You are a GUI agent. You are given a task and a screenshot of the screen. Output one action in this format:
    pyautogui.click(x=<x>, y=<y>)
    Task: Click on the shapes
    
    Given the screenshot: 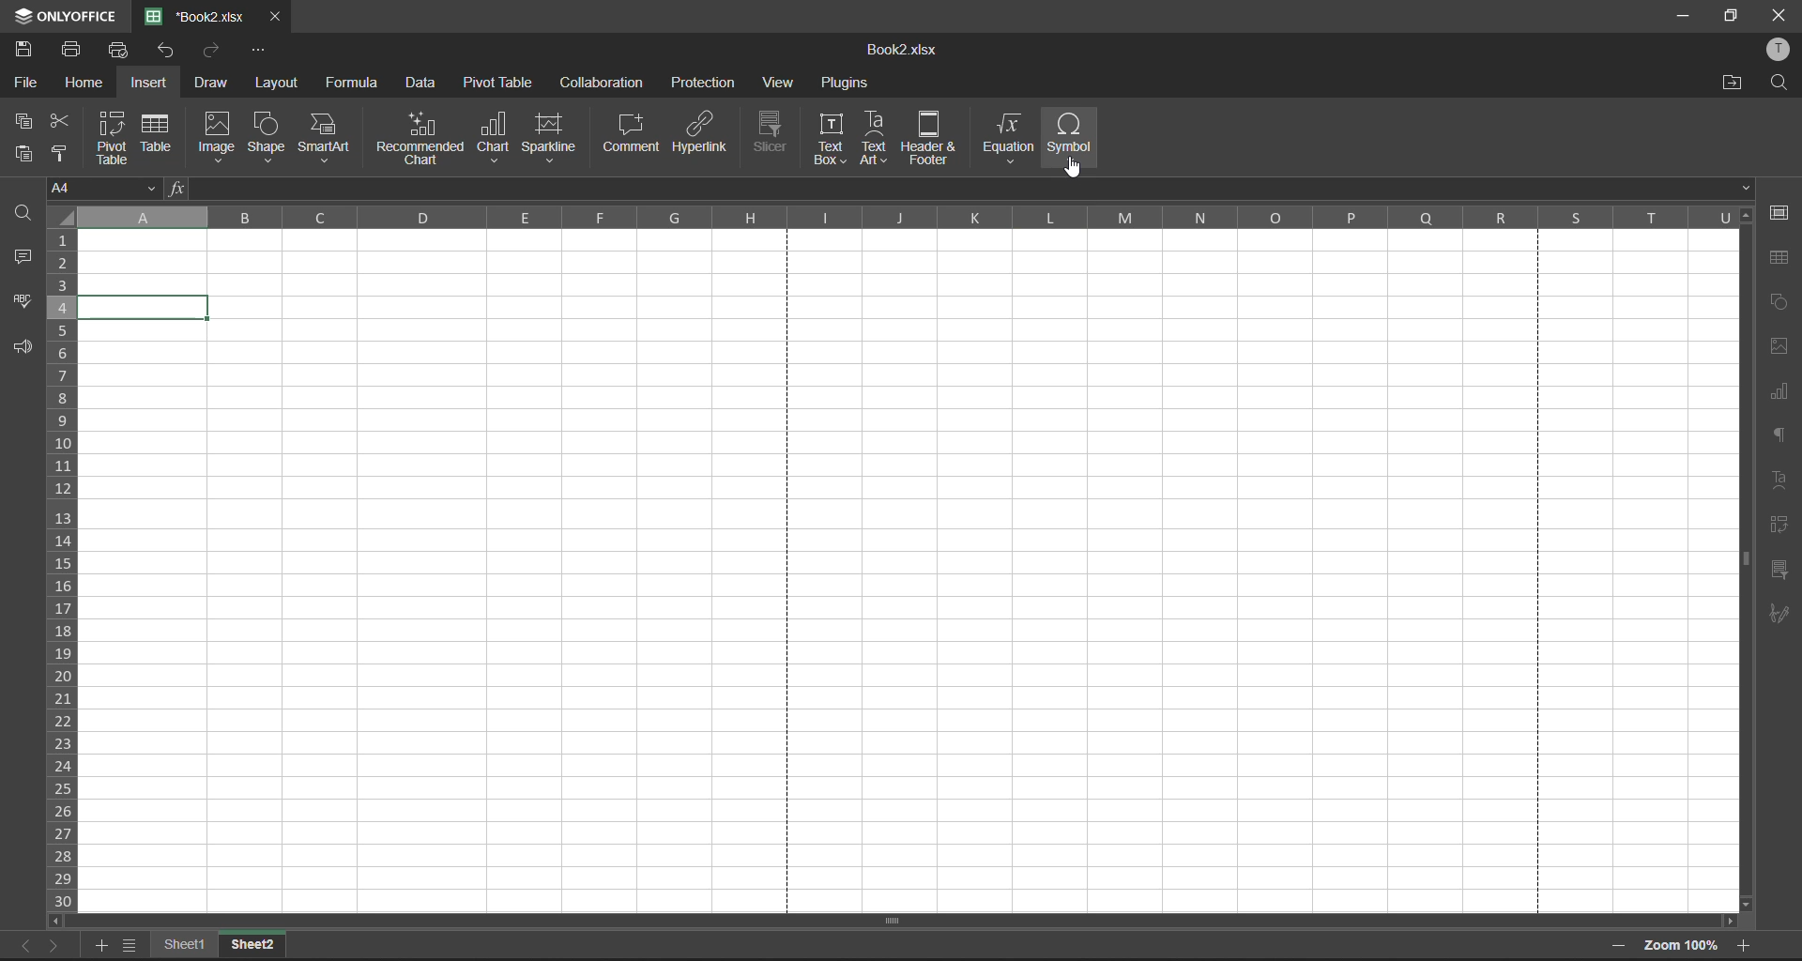 What is the action you would take?
    pyautogui.click(x=1778, y=302)
    